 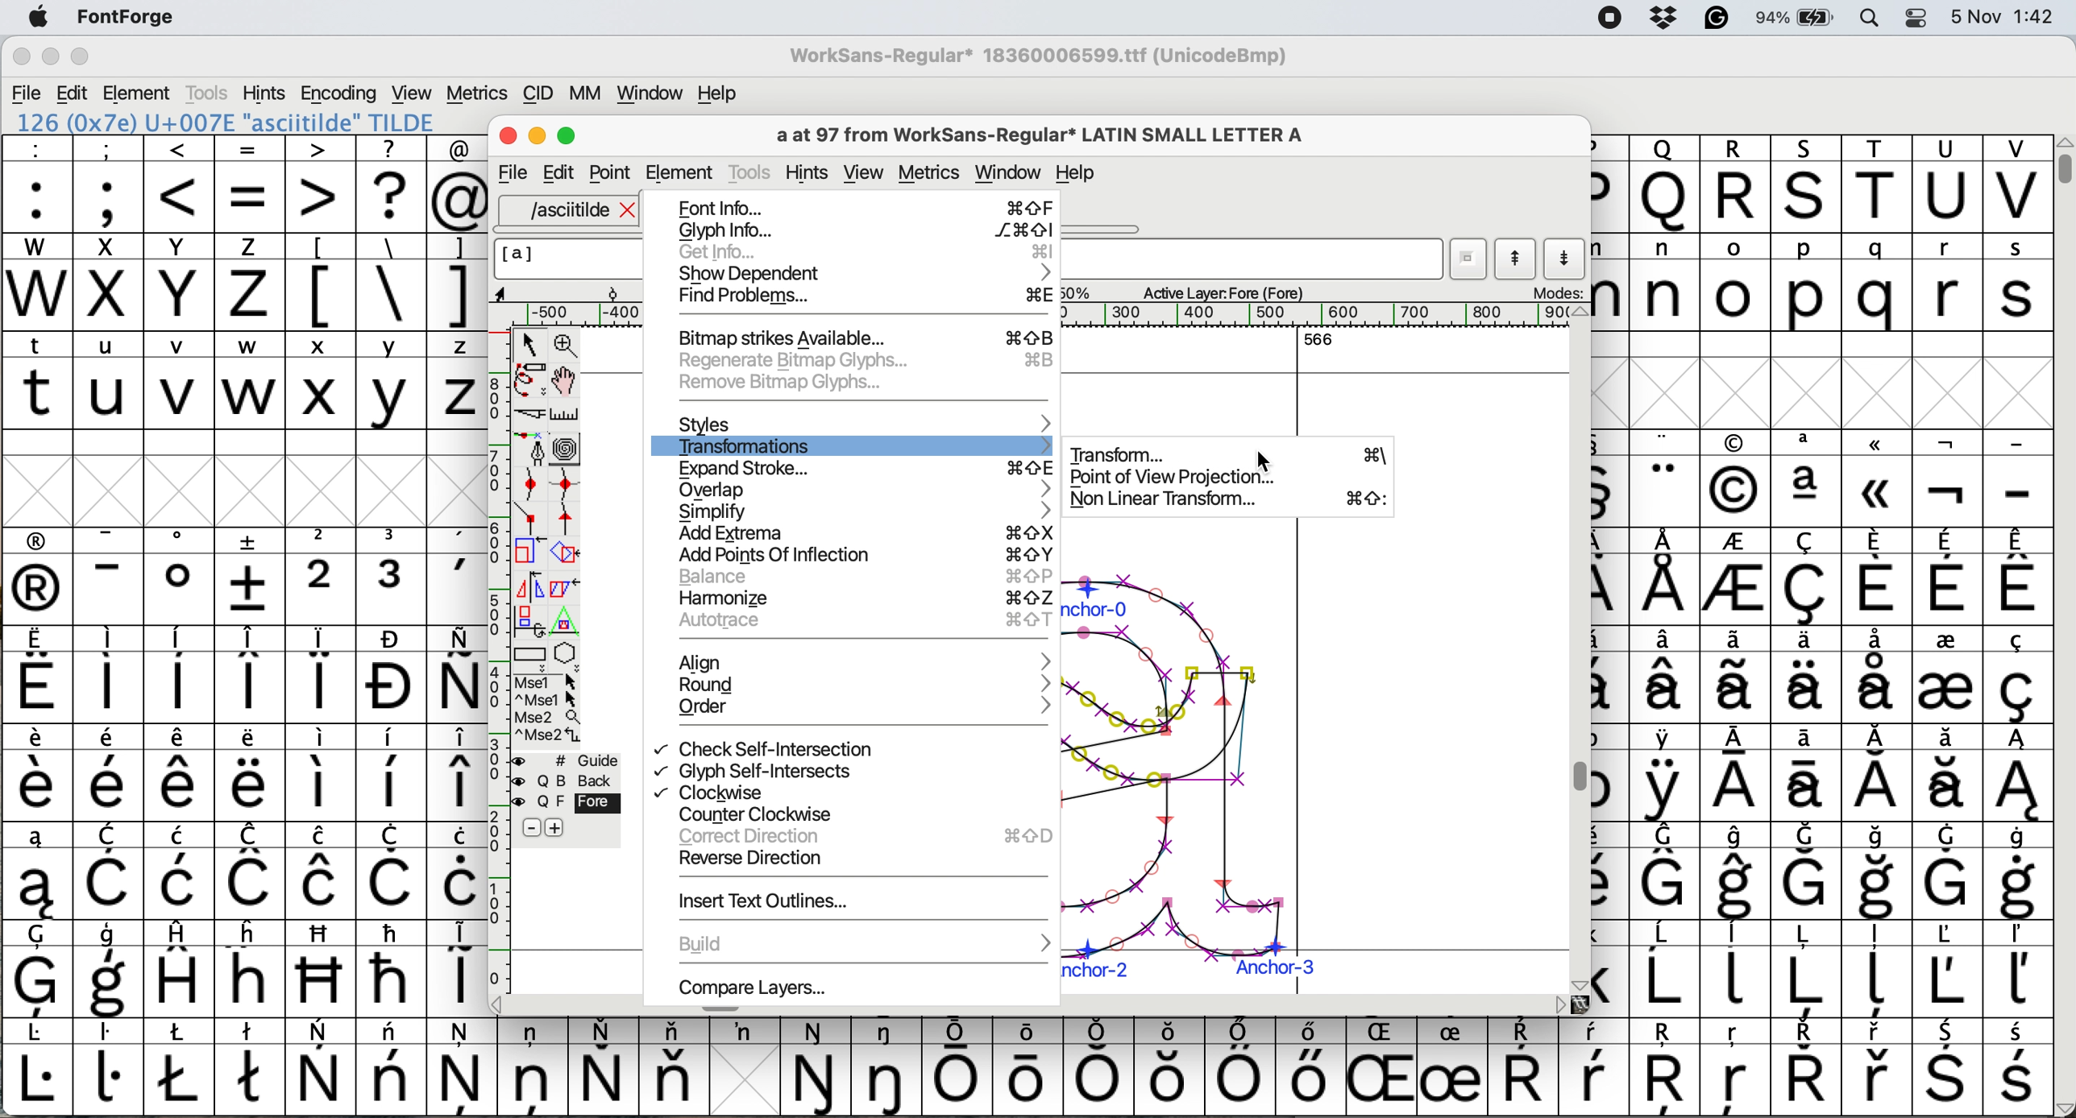 What do you see at coordinates (107, 675) in the screenshot?
I see `symbol` at bounding box center [107, 675].